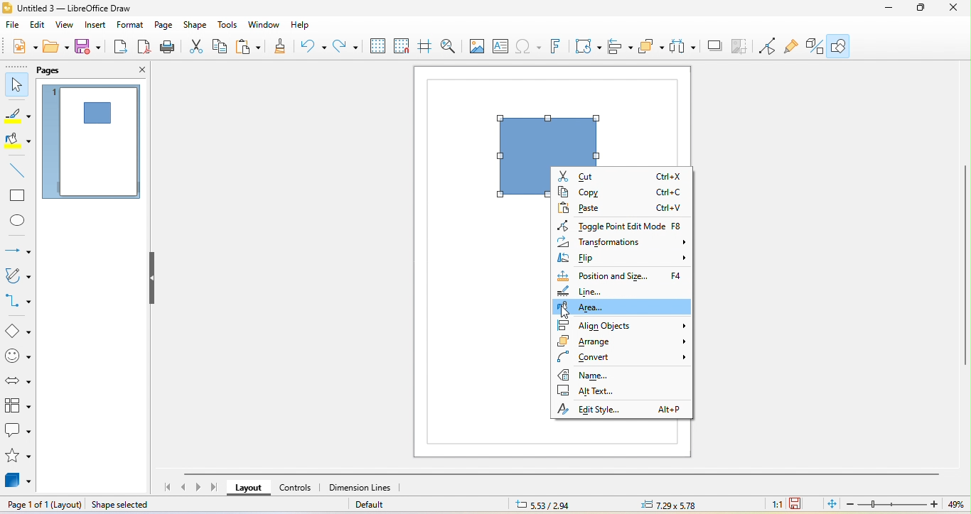 Image resolution: width=971 pixels, height=514 pixels. I want to click on curve and polygons, so click(18, 276).